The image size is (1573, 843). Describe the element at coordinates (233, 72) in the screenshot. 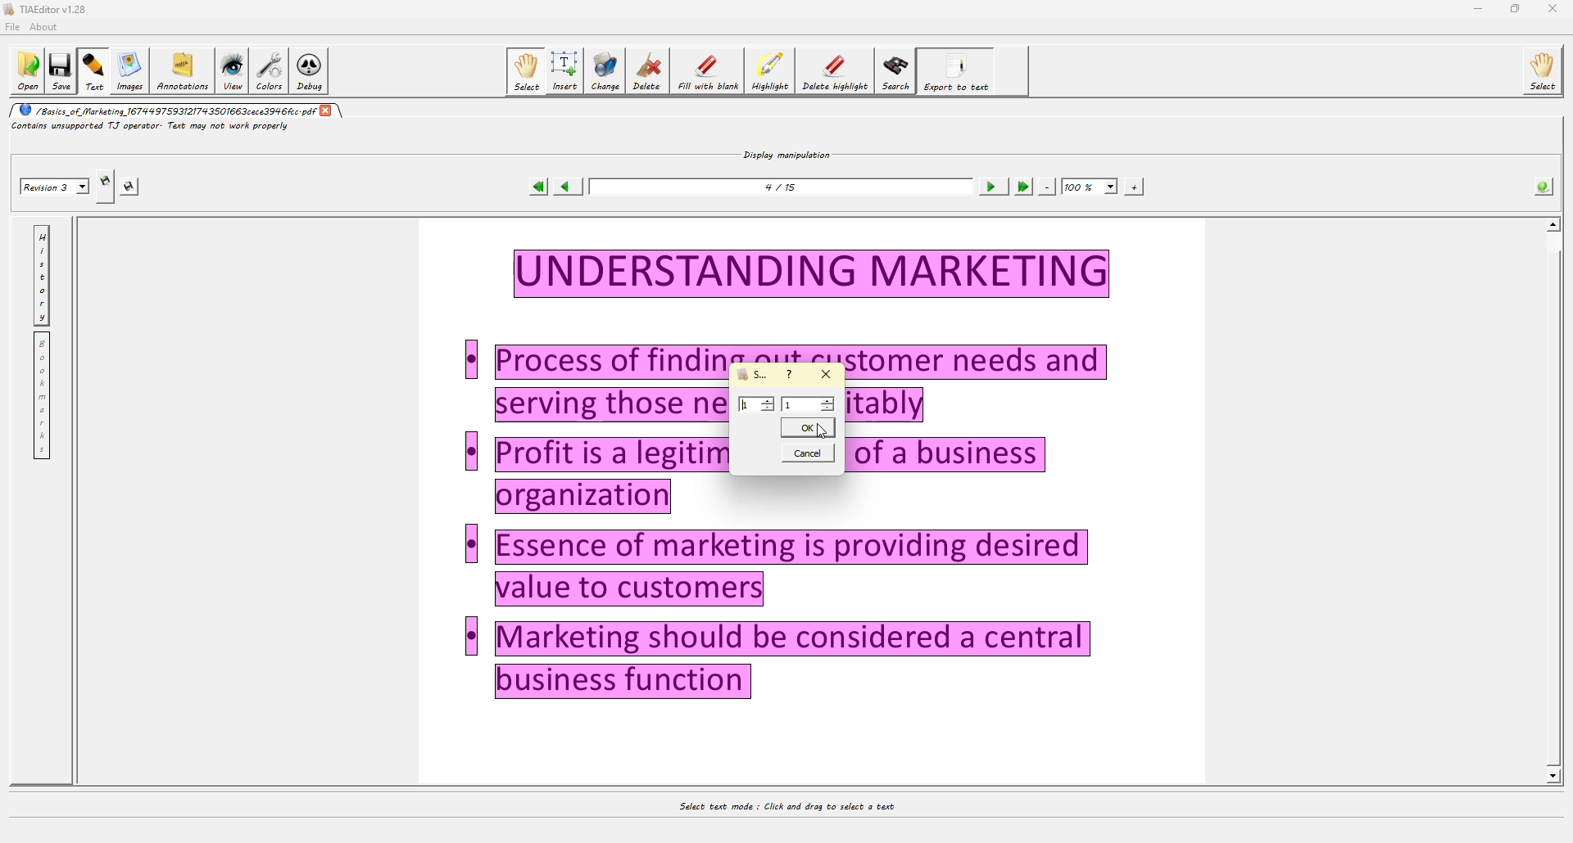

I see `view` at that location.